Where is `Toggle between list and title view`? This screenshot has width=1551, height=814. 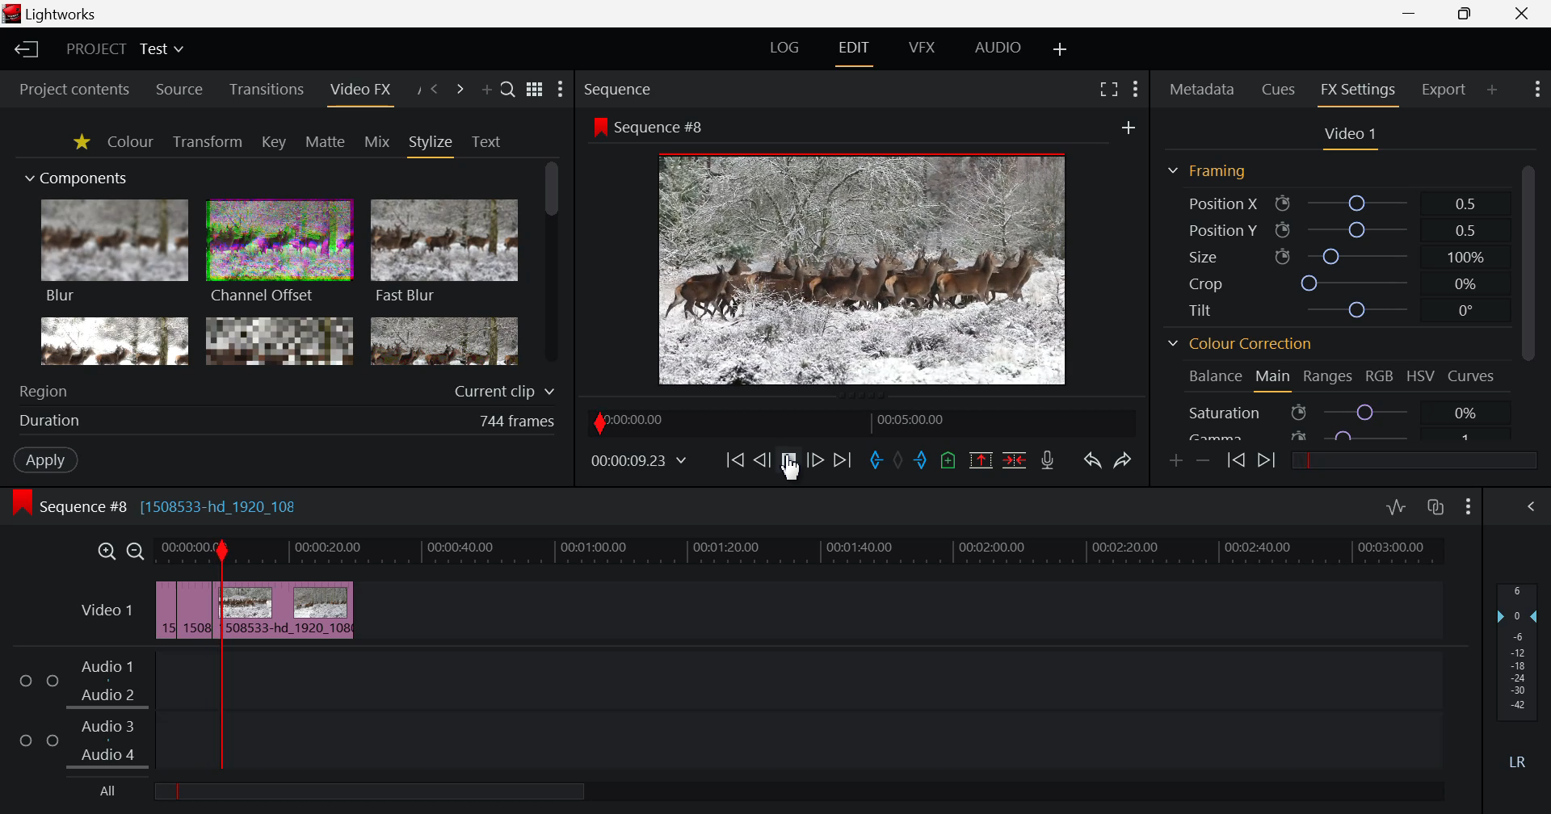 Toggle between list and title view is located at coordinates (534, 90).